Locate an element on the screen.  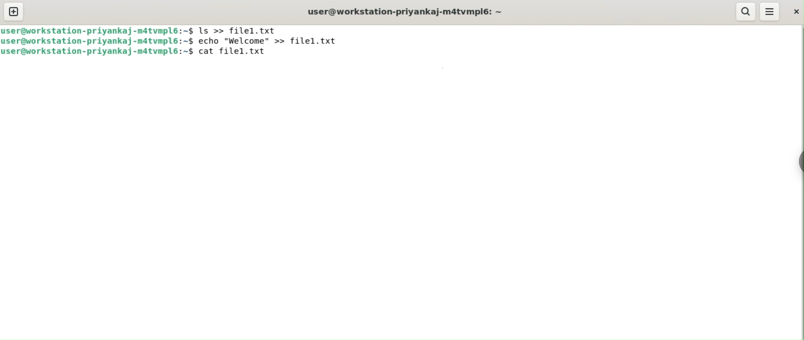
new tab is located at coordinates (14, 11).